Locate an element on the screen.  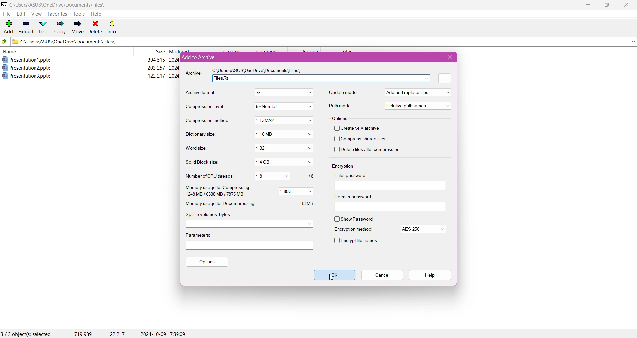
Help is located at coordinates (431, 275).